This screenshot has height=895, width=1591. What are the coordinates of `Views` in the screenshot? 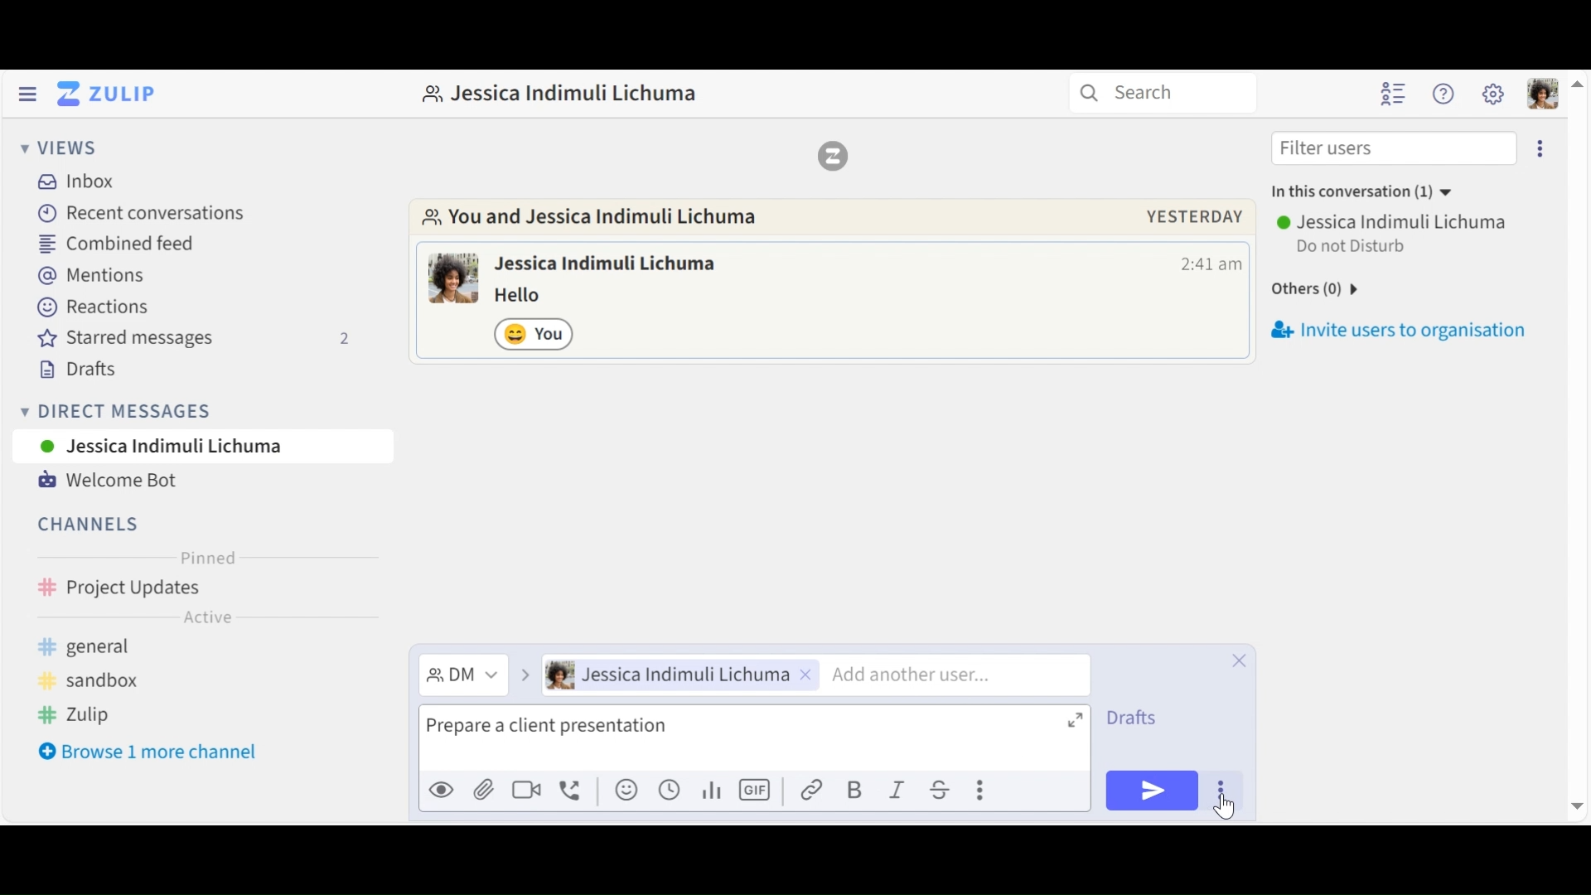 It's located at (59, 149).